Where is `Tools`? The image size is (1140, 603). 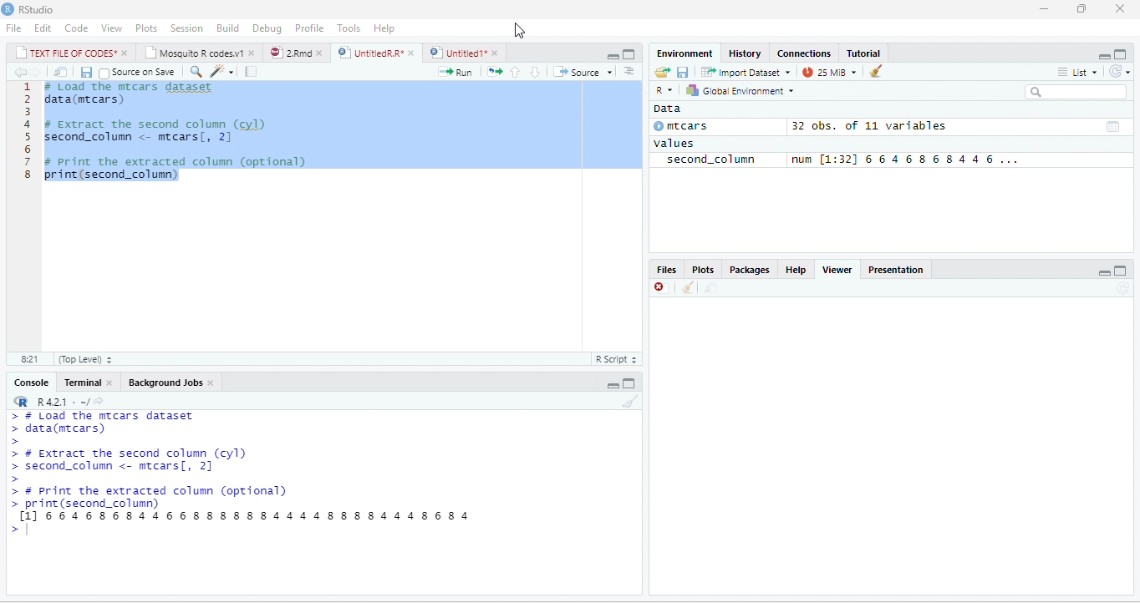
Tools is located at coordinates (349, 27).